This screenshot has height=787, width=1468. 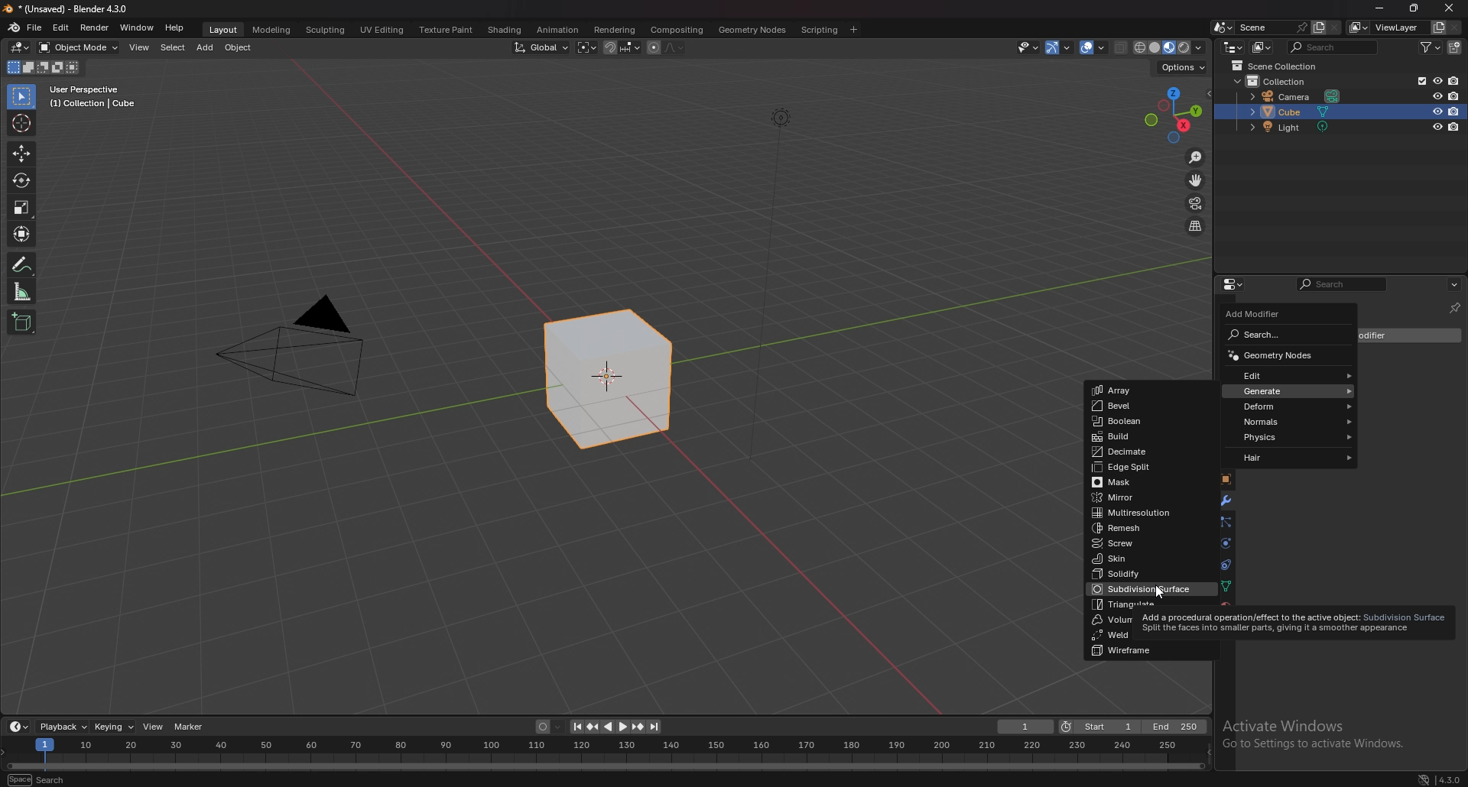 What do you see at coordinates (1147, 497) in the screenshot?
I see `mirror` at bounding box center [1147, 497].